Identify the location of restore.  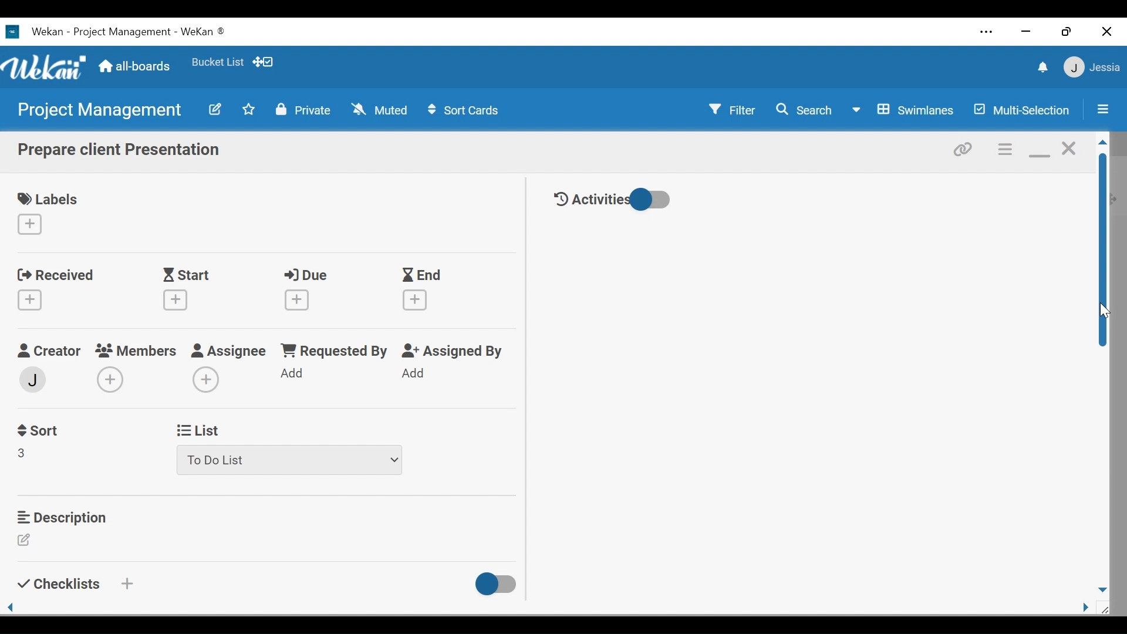
(1067, 33).